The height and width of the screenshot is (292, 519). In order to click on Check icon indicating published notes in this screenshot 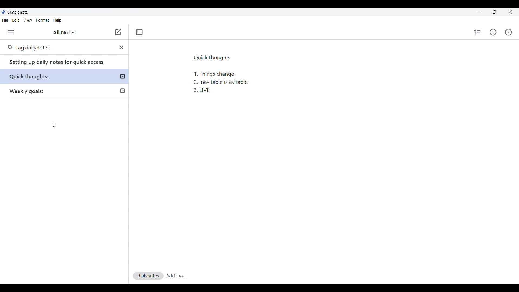, I will do `click(122, 90)`.